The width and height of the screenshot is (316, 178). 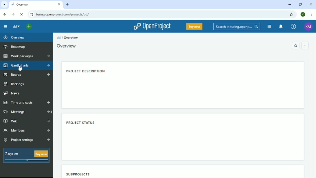 I want to click on turing.openproject.com, so click(x=73, y=38).